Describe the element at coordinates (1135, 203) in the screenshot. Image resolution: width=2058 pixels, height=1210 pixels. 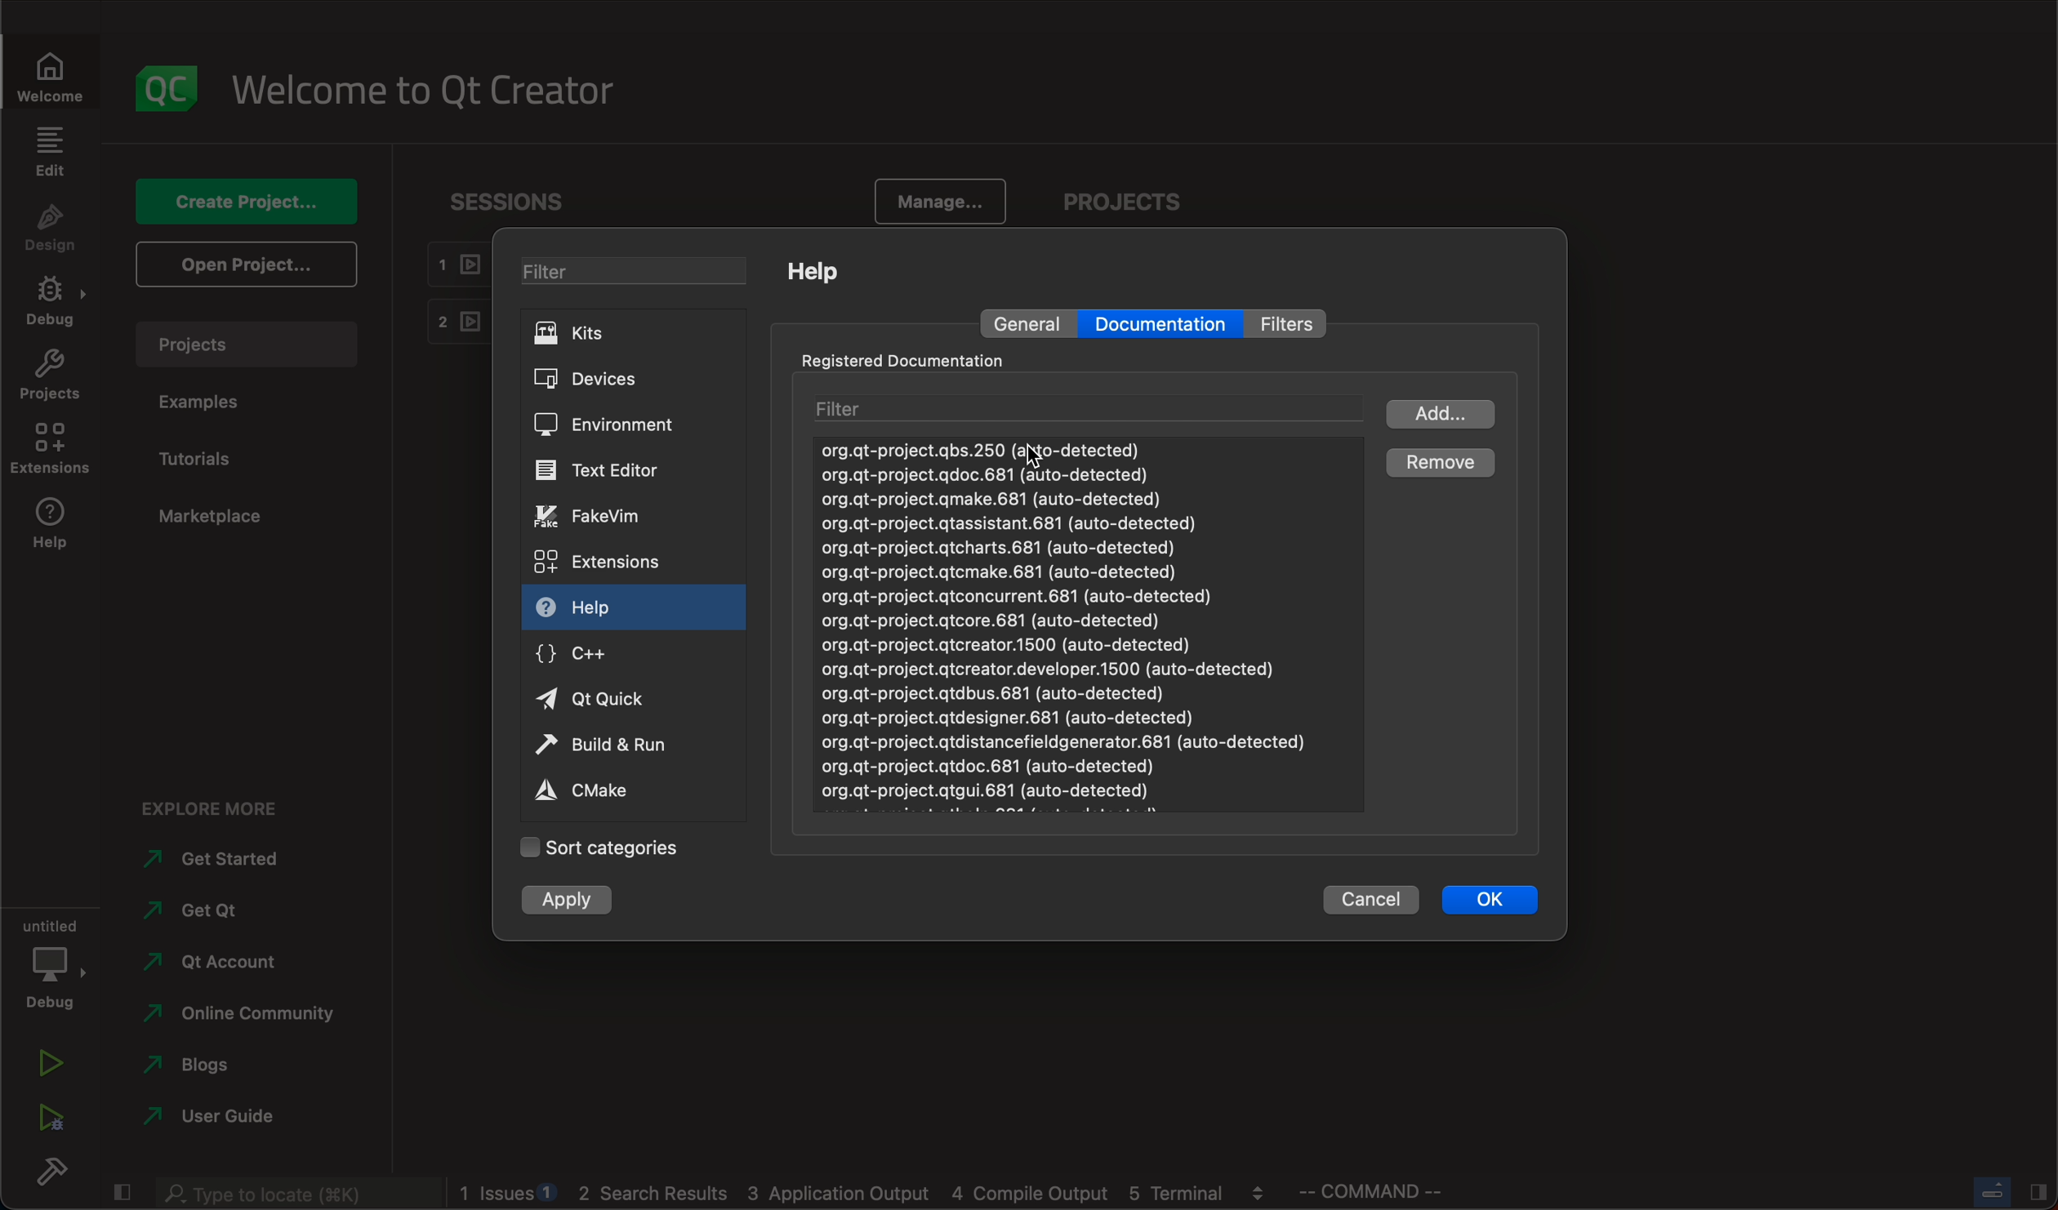
I see `projects` at that location.